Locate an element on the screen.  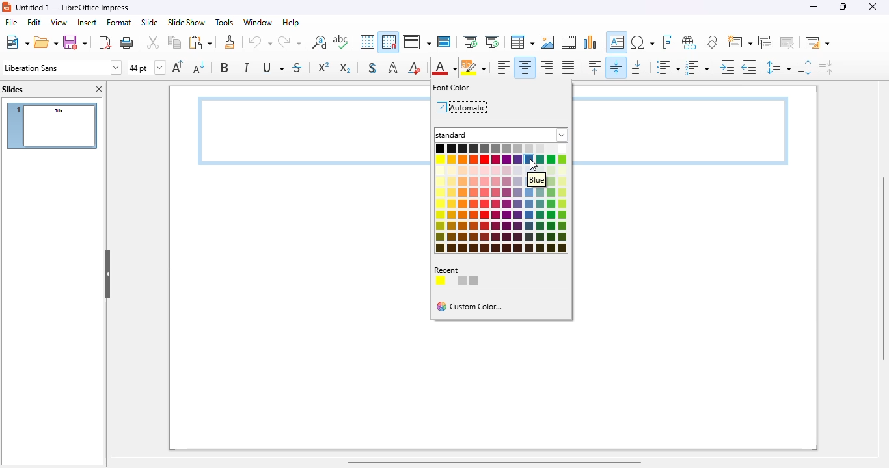
slide 1 is located at coordinates (52, 125).